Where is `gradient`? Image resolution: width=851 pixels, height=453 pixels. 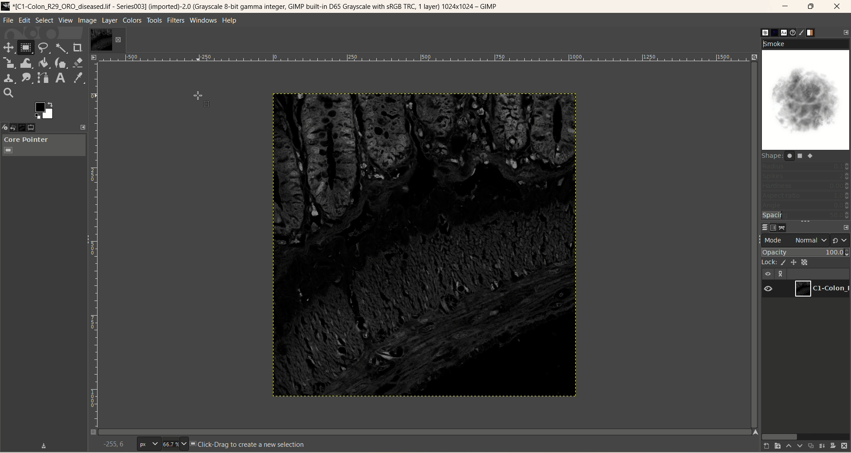 gradient is located at coordinates (811, 33).